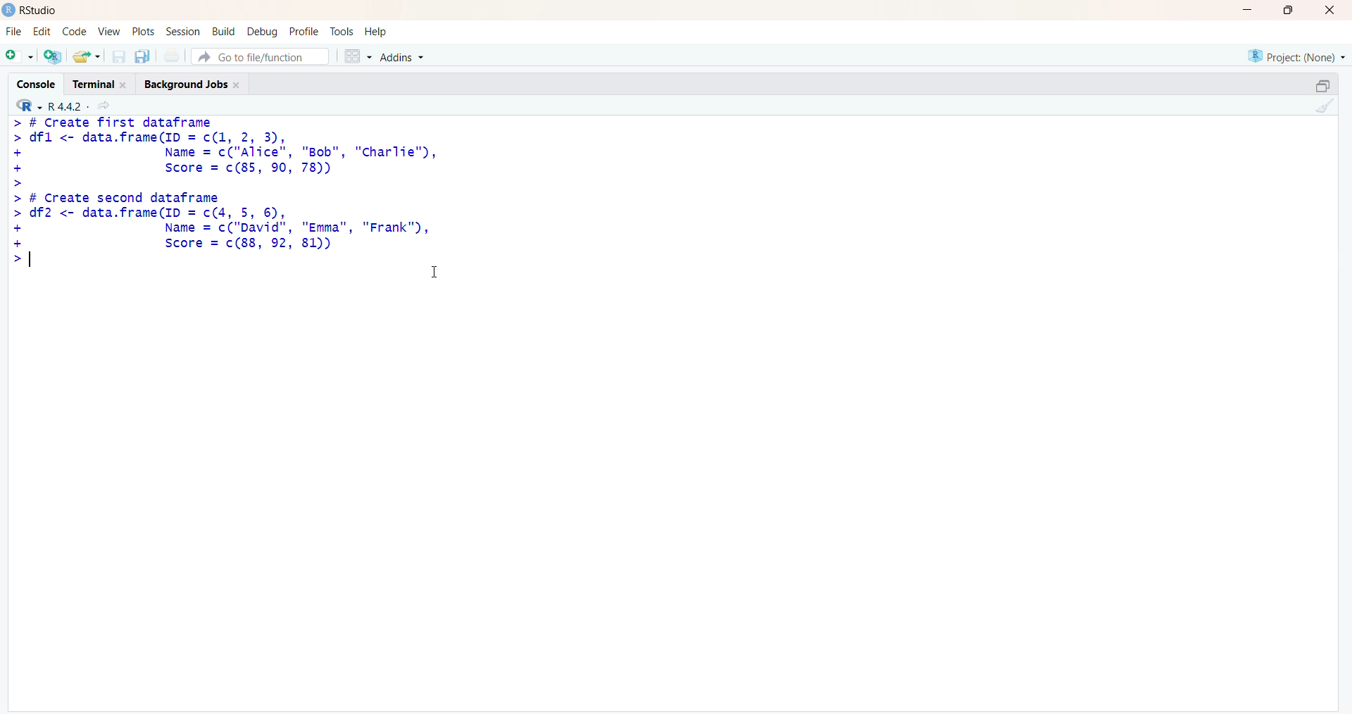  Describe the element at coordinates (45, 30) in the screenshot. I see `Edit` at that location.